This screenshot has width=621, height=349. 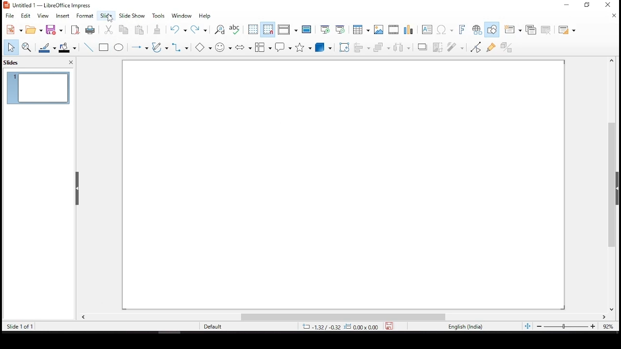 I want to click on stars and banners, so click(x=304, y=47).